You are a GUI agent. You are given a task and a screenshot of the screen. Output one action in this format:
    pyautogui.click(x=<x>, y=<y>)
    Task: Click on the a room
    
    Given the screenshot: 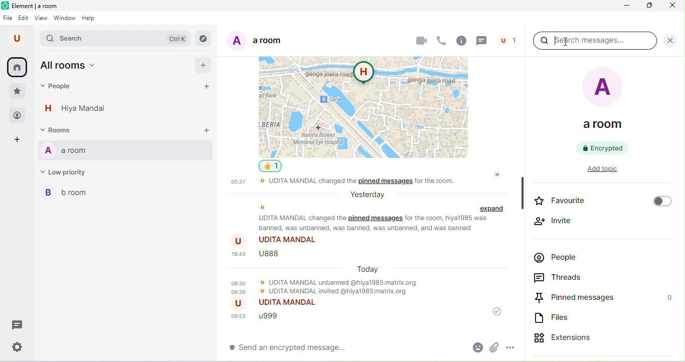 What is the action you would take?
    pyautogui.click(x=125, y=151)
    